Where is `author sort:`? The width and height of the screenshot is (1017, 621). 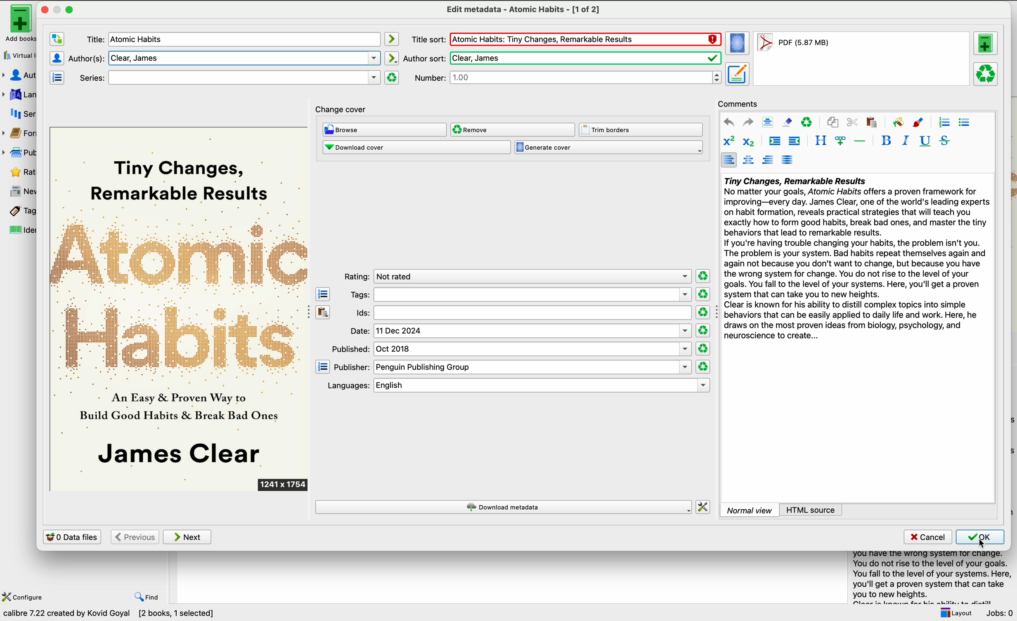 author sort: is located at coordinates (424, 57).